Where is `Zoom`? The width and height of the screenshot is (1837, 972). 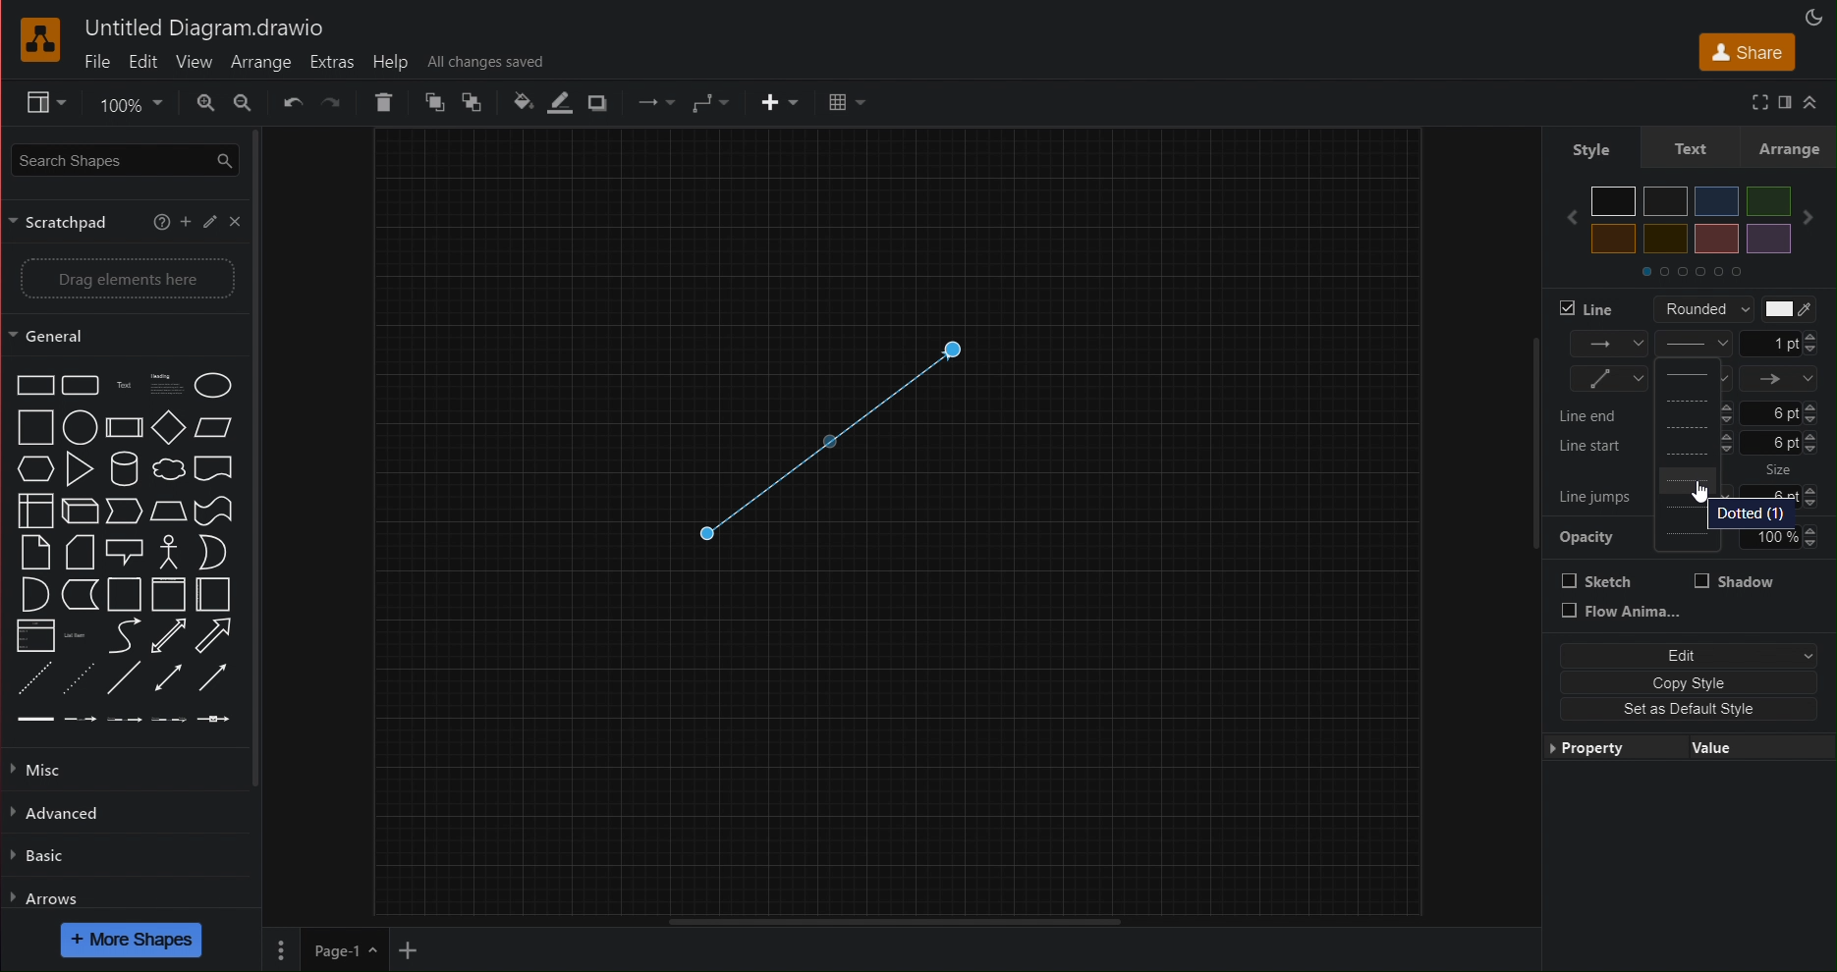 Zoom is located at coordinates (127, 103).